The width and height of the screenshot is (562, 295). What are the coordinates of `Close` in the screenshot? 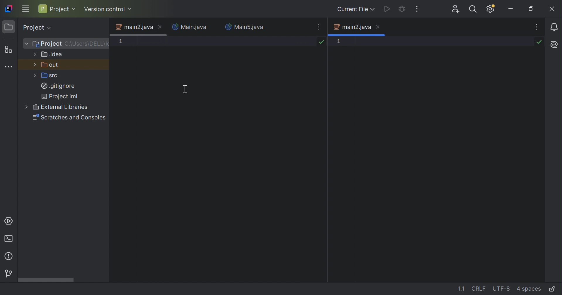 It's located at (380, 27).